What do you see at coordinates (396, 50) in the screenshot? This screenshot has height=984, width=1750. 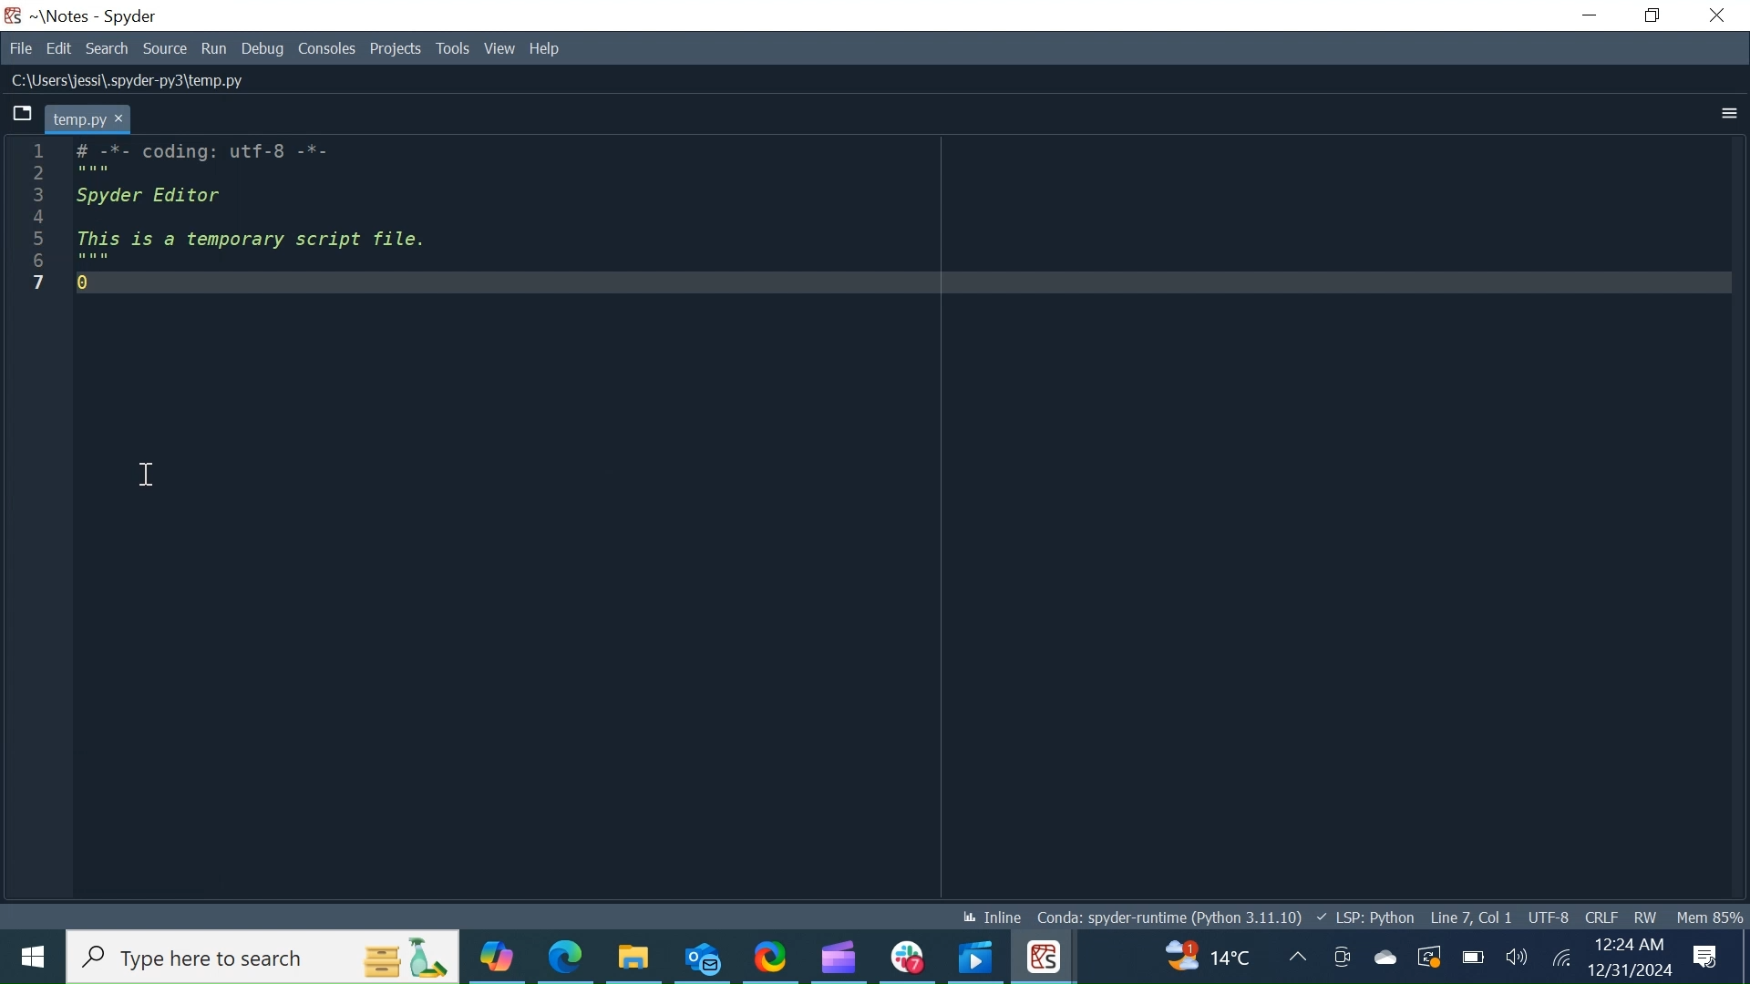 I see `Projects` at bounding box center [396, 50].